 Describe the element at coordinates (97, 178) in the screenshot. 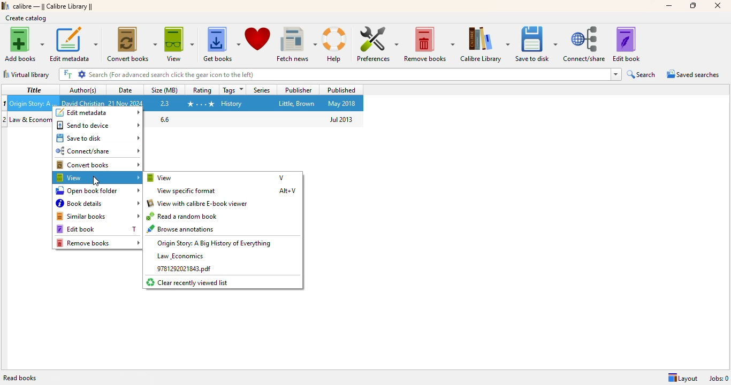

I see `view` at that location.